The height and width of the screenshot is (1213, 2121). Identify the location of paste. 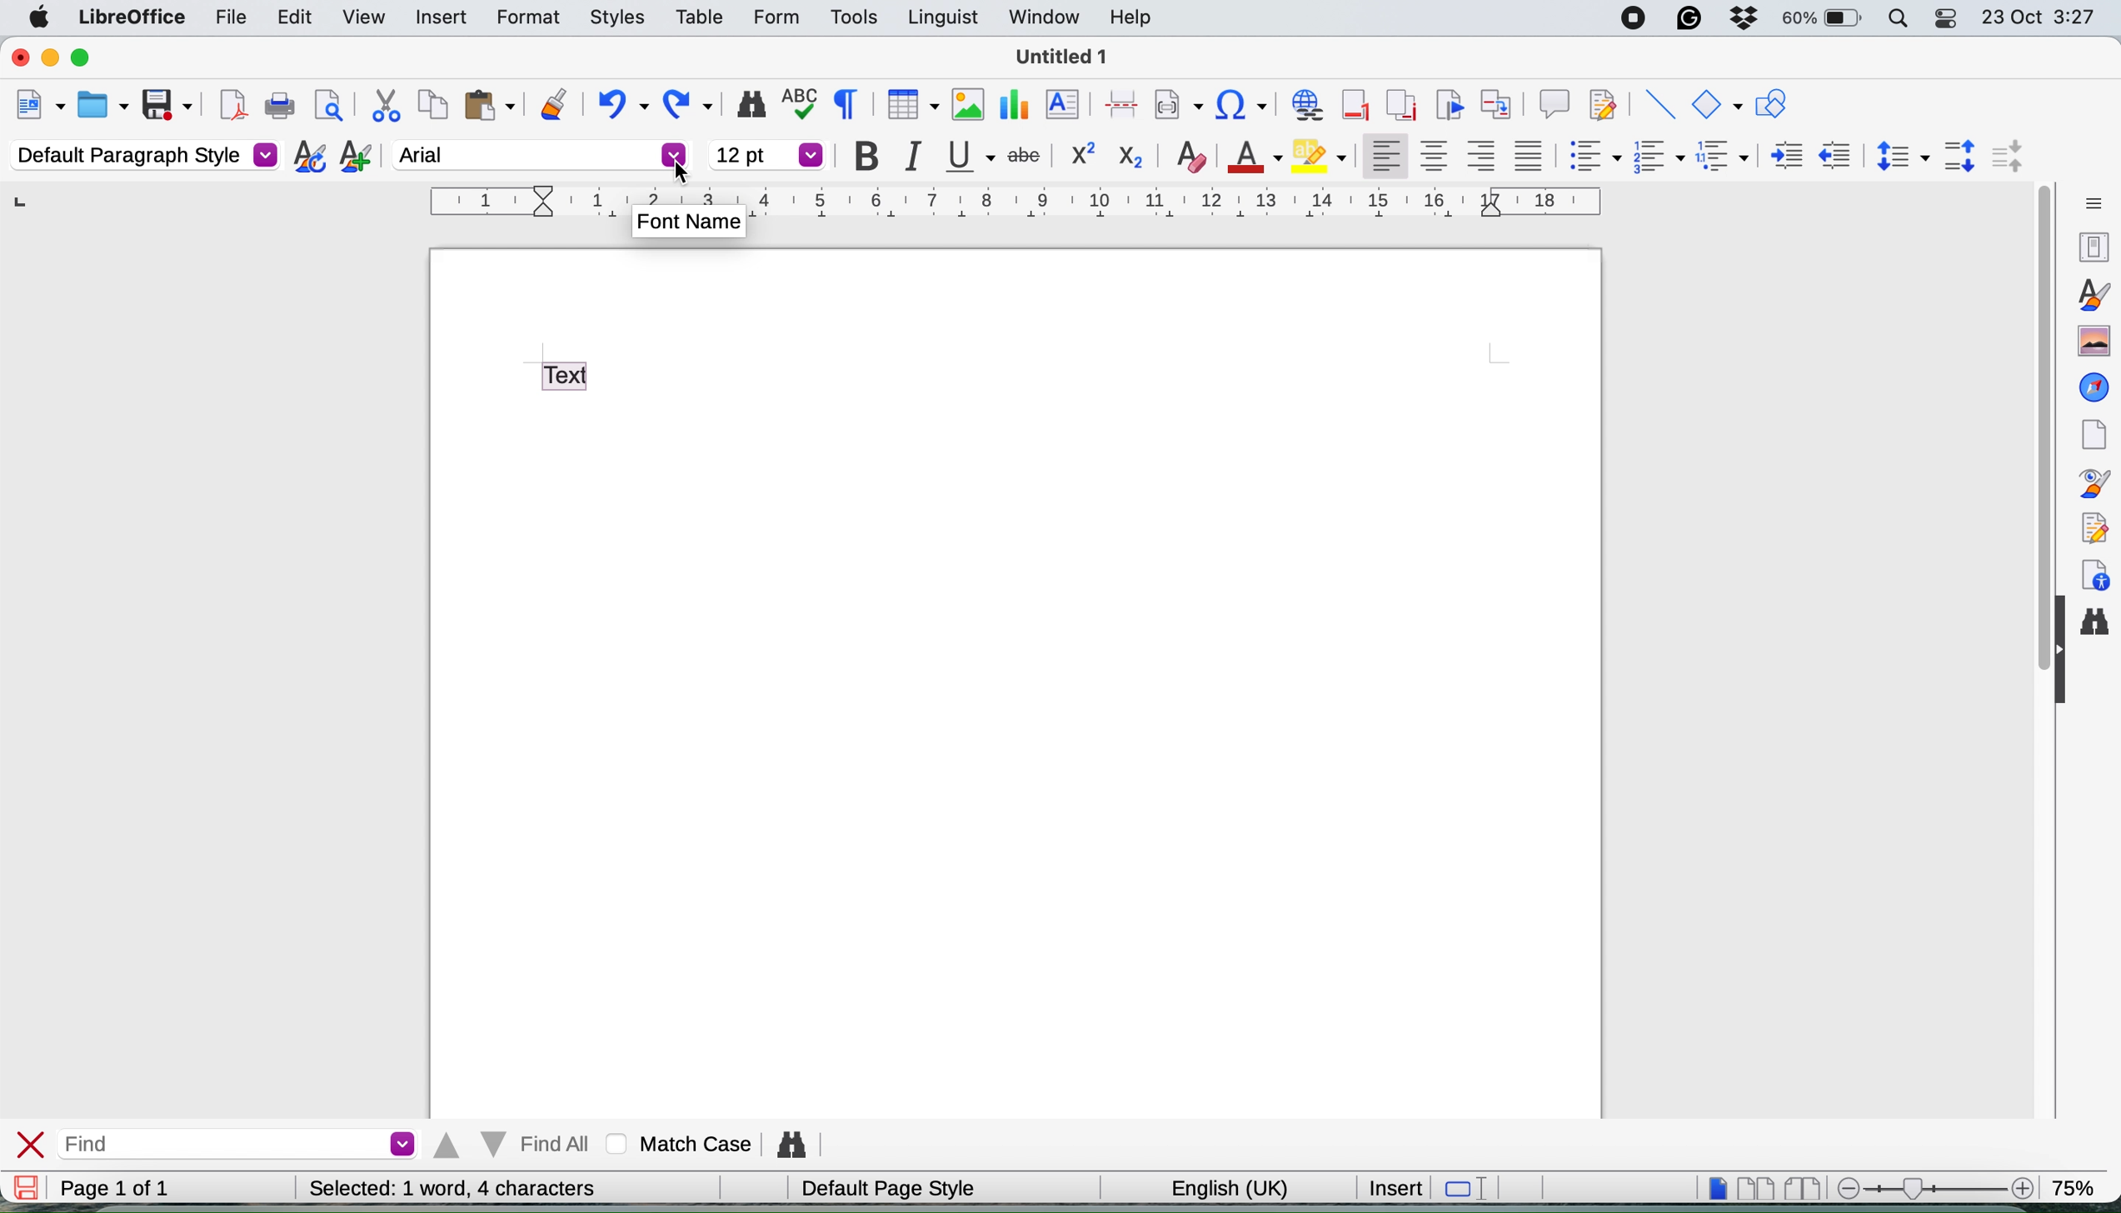
(487, 105).